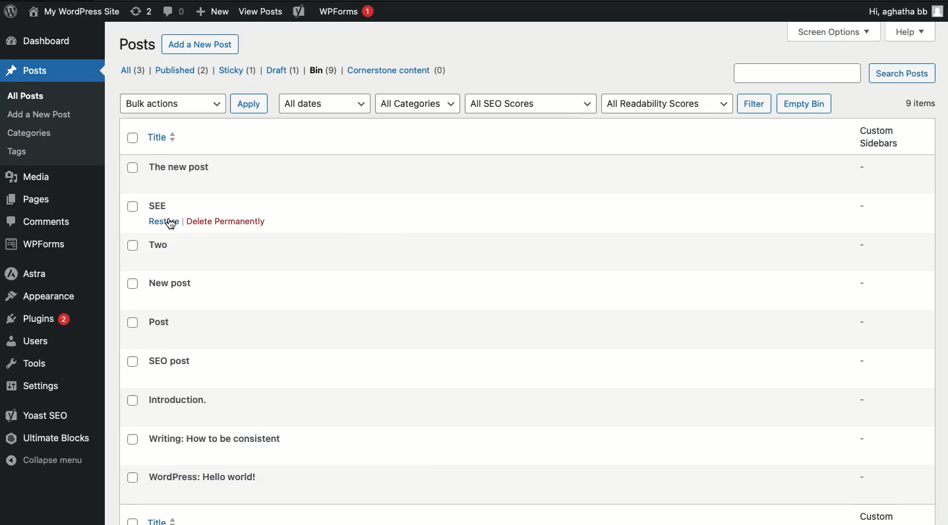  Describe the element at coordinates (30, 133) in the screenshot. I see `Category ` at that location.